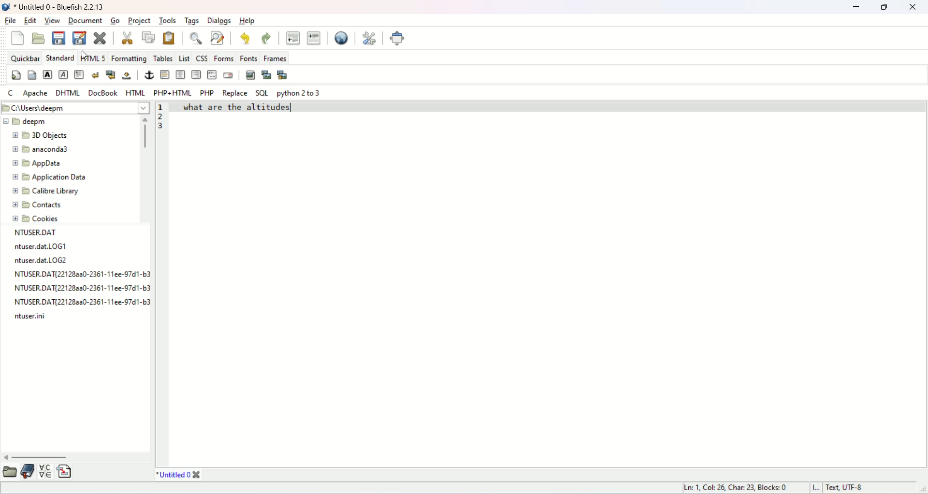 The image size is (928, 494). What do you see at coordinates (299, 93) in the screenshot?
I see `python 2 to 3` at bounding box center [299, 93].